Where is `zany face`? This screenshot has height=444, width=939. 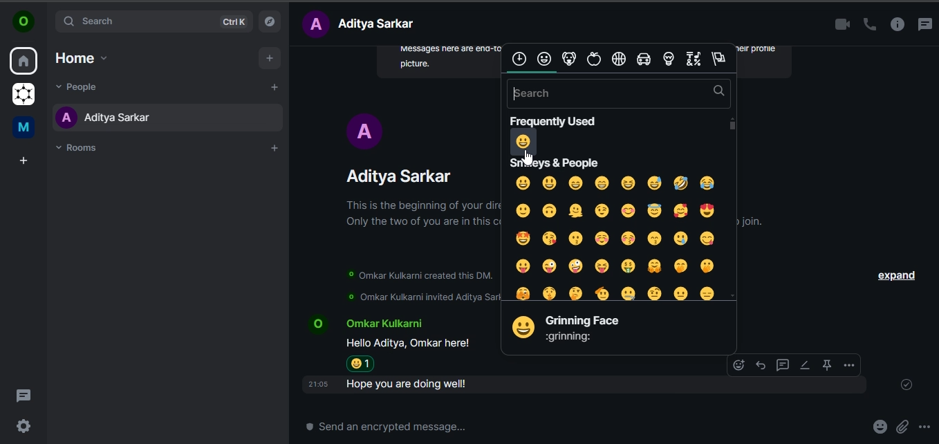 zany face is located at coordinates (576, 265).